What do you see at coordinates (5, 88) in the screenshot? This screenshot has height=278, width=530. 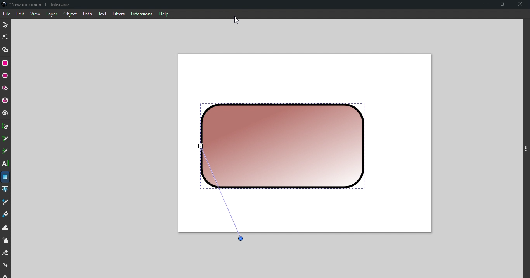 I see `star/polygon tool` at bounding box center [5, 88].